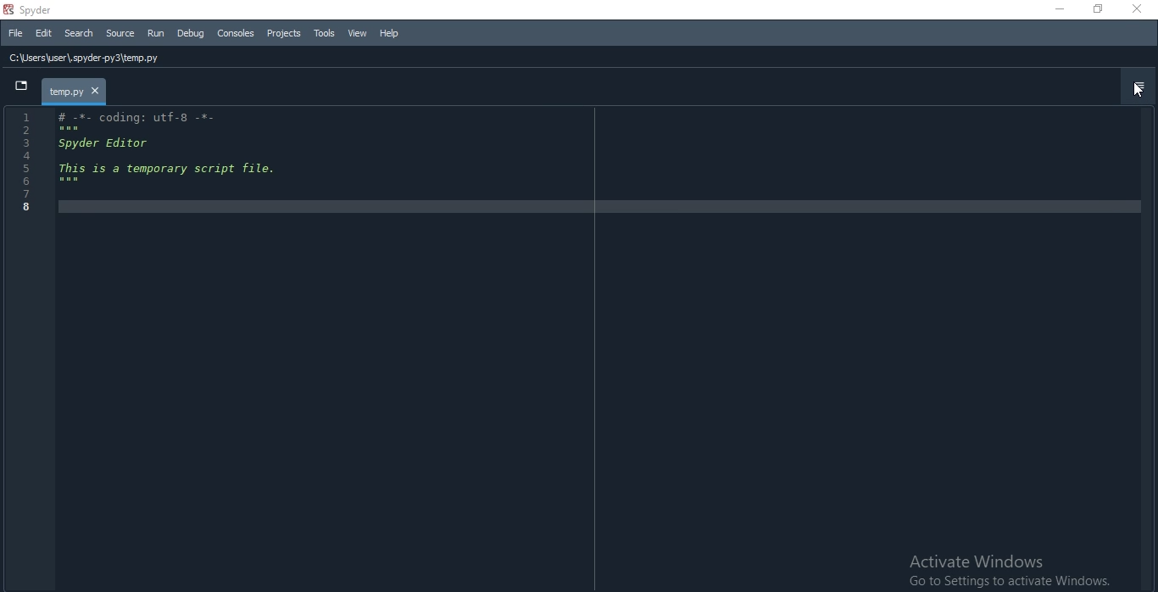 The width and height of the screenshot is (1158, 592). I want to click on history, so click(258, 56).